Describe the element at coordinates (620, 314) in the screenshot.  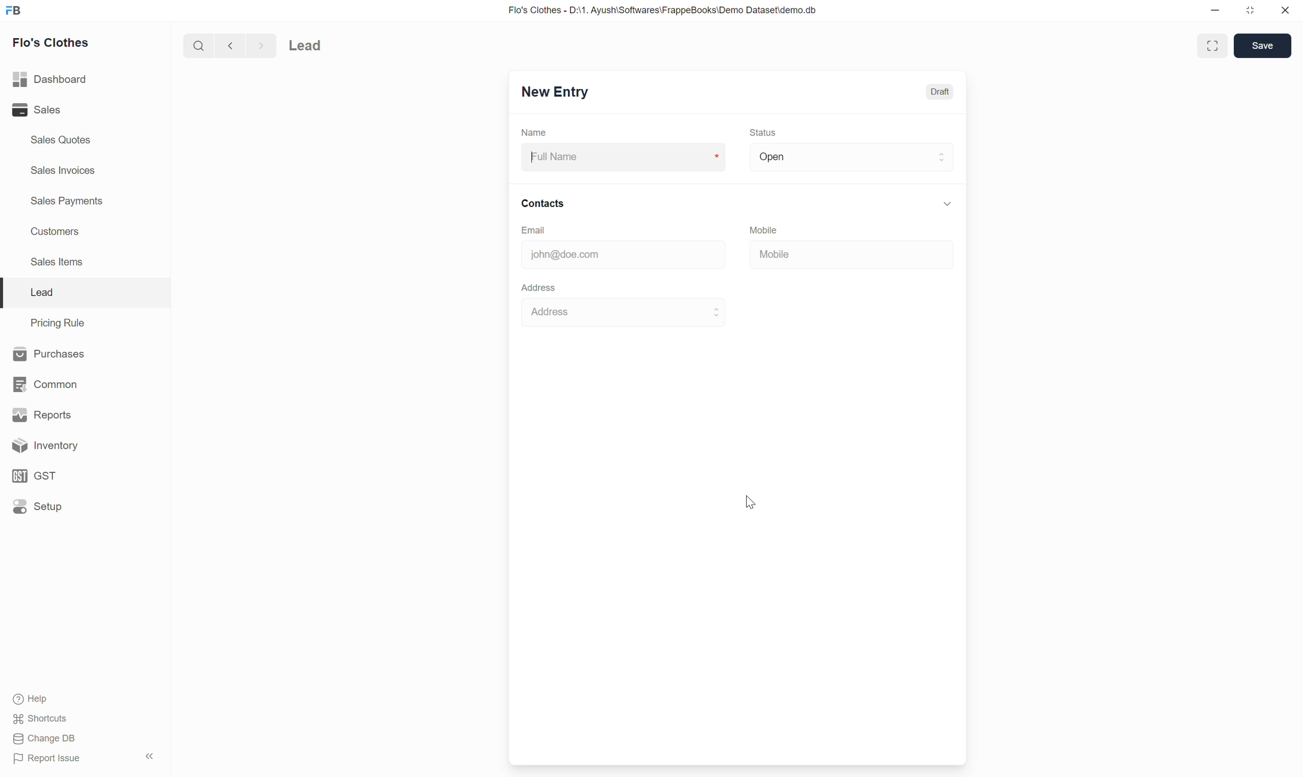
I see `Address ` at that location.